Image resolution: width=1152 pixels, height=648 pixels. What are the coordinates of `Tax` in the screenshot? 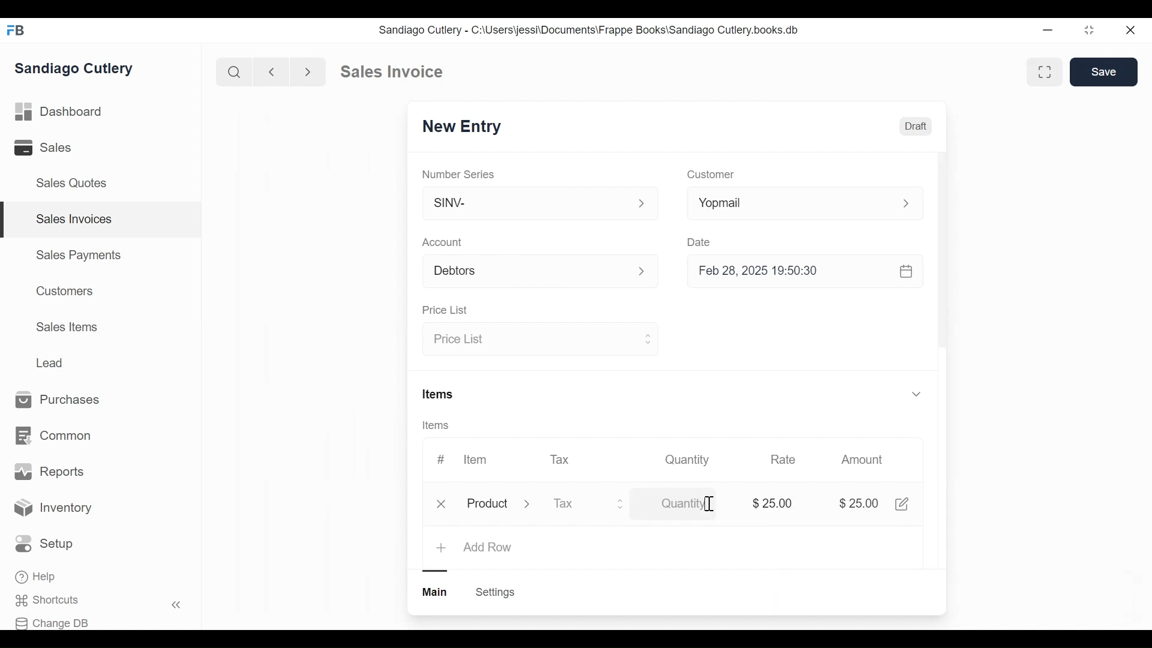 It's located at (560, 459).